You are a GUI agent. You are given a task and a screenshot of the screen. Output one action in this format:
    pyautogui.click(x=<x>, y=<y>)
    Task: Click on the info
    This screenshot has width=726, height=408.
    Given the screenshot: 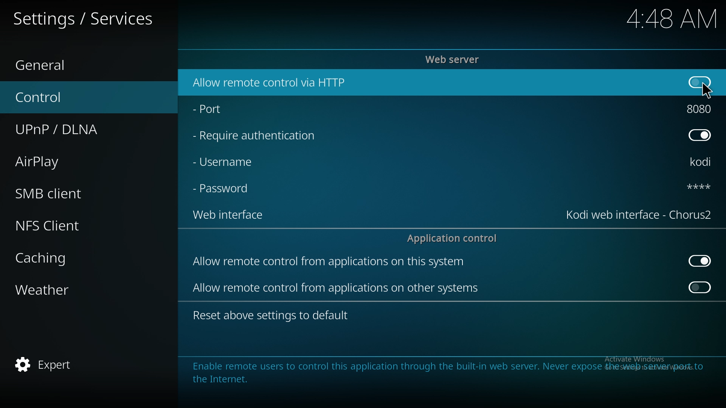 What is the action you would take?
    pyautogui.click(x=448, y=372)
    